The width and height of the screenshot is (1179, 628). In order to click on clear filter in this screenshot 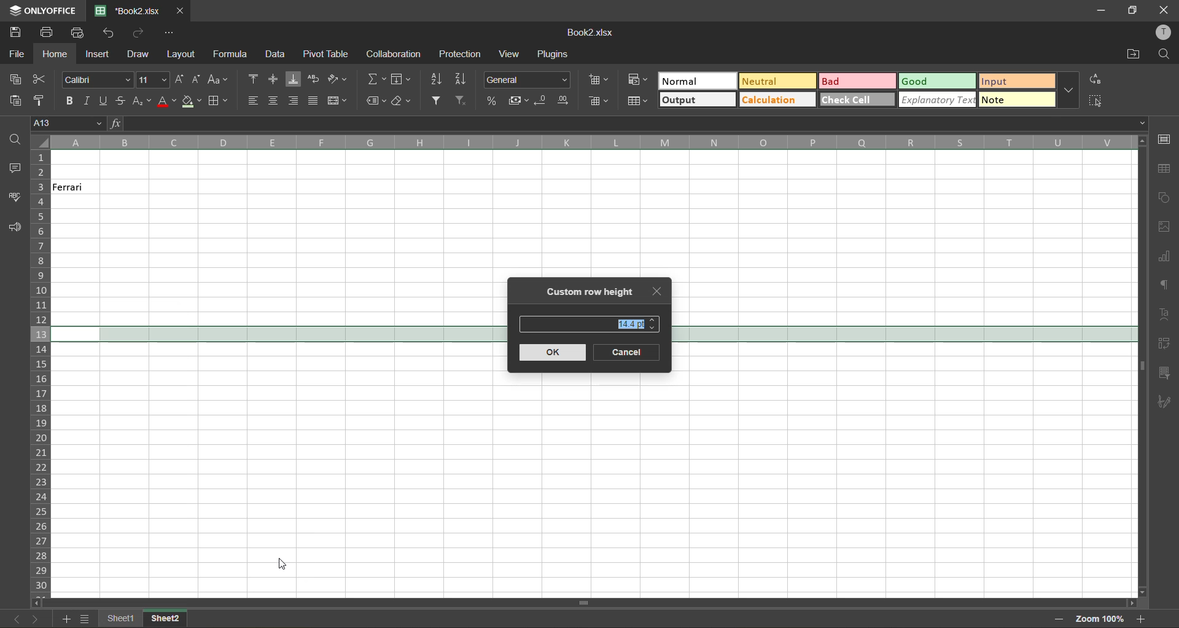, I will do `click(462, 102)`.